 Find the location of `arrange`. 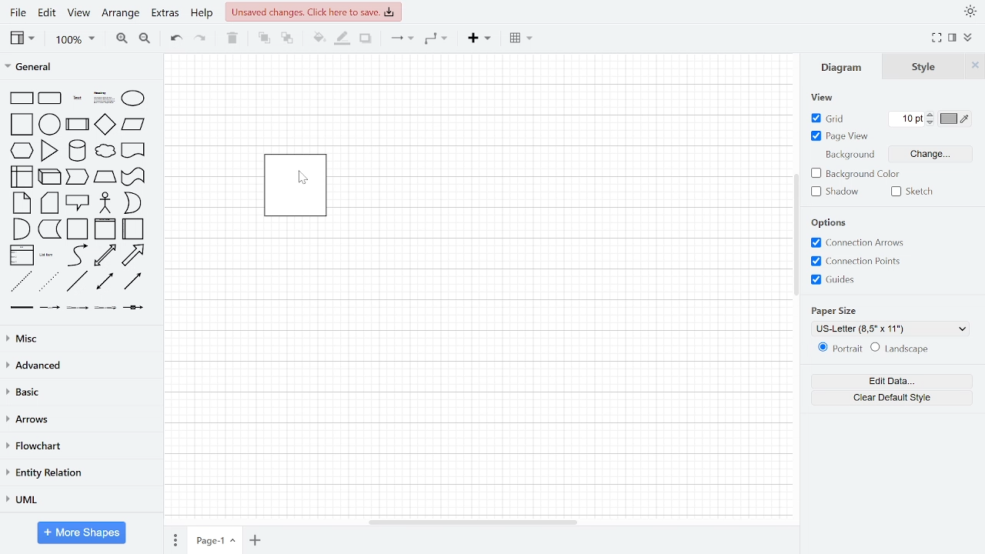

arrange is located at coordinates (122, 15).